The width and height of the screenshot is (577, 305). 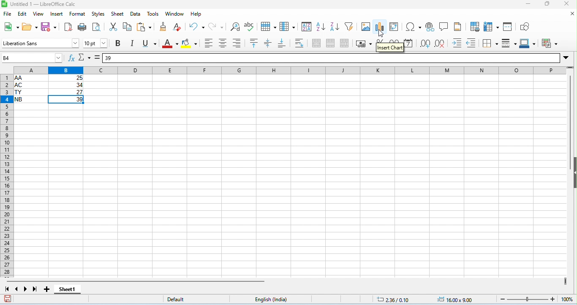 I want to click on style, so click(x=98, y=14).